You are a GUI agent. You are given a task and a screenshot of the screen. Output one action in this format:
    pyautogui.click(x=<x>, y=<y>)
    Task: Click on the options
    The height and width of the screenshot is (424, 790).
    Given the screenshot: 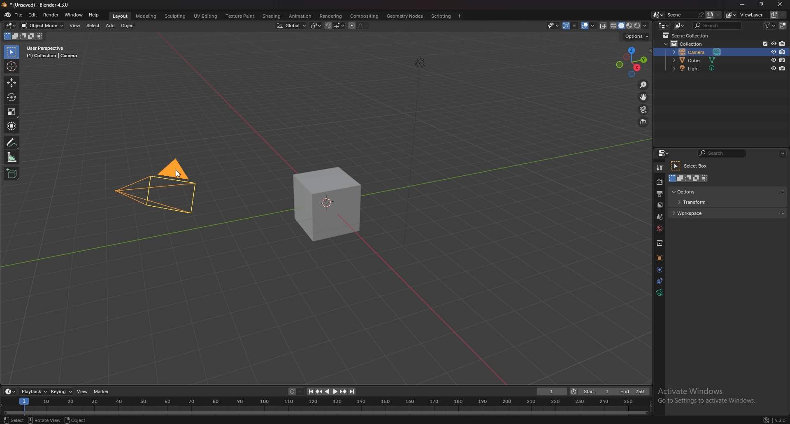 What is the action you would take?
    pyautogui.click(x=782, y=152)
    